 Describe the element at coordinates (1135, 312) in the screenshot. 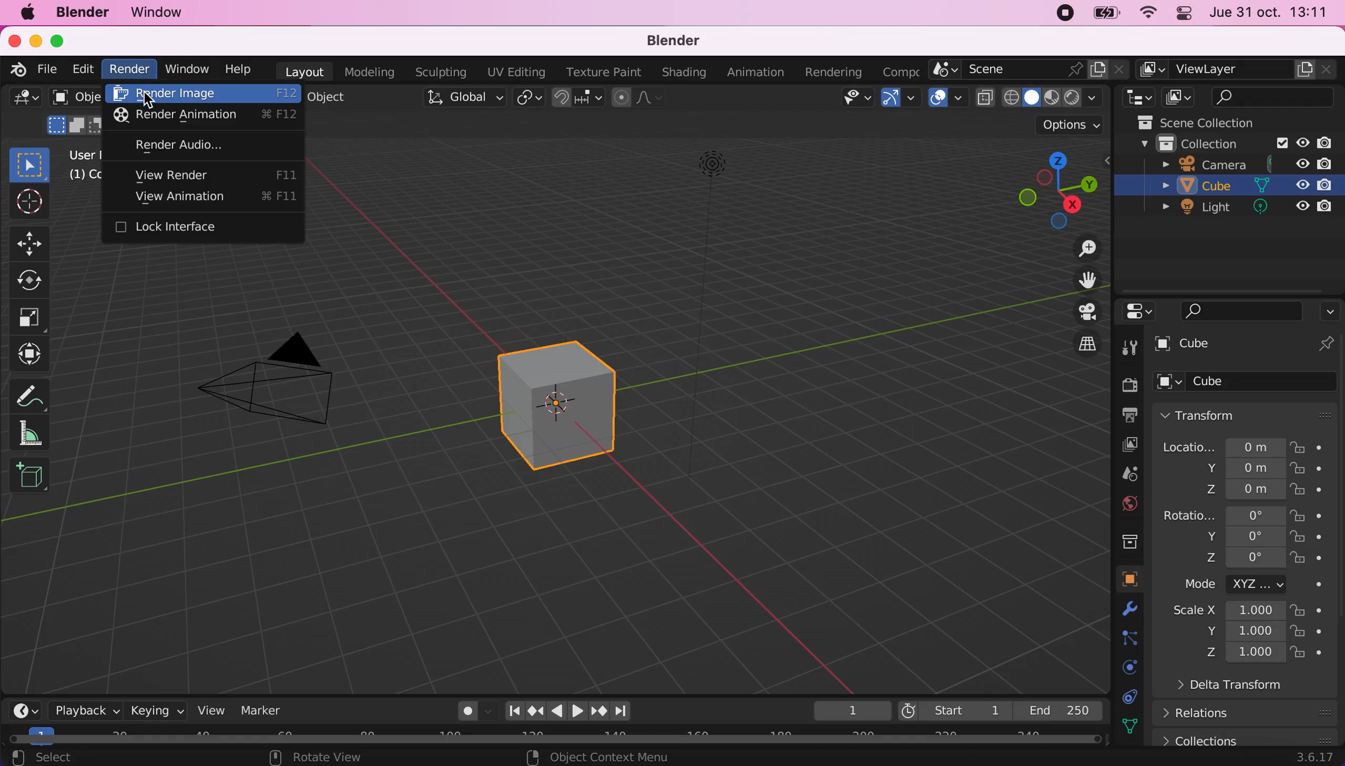

I see `editor type` at that location.